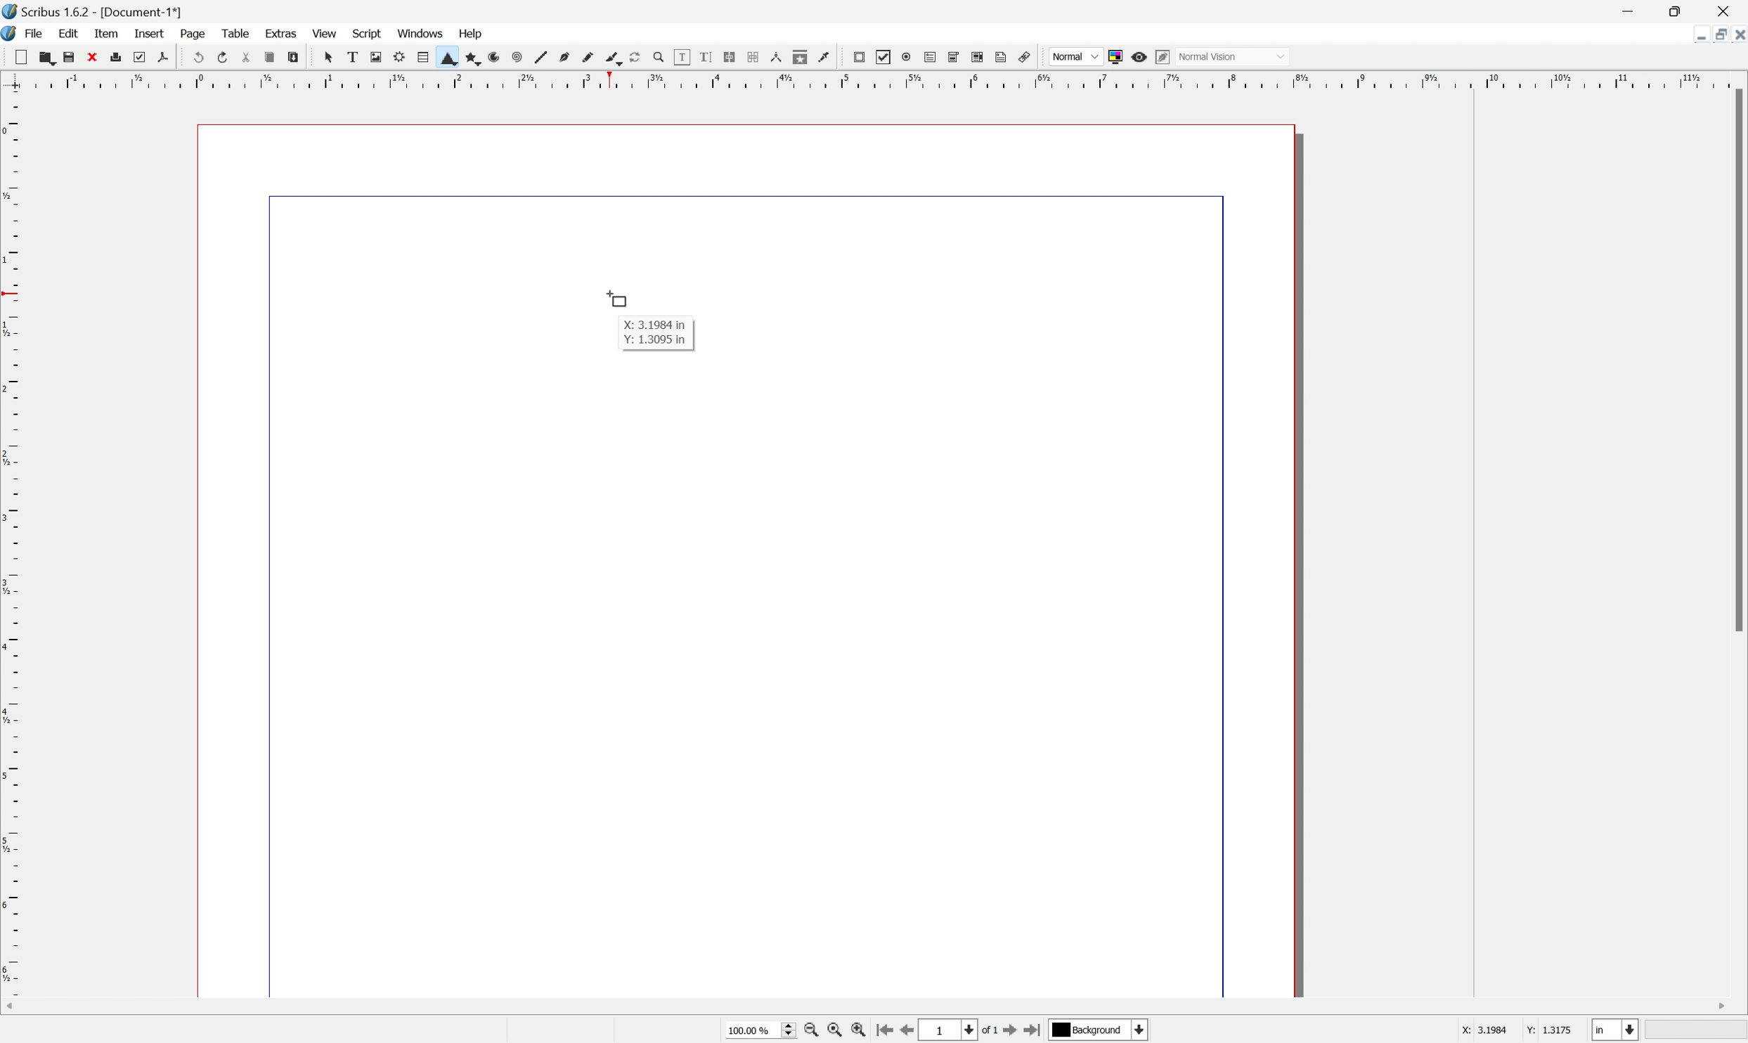 This screenshot has height=1043, width=1748. I want to click on Preflight verifier, so click(139, 57).